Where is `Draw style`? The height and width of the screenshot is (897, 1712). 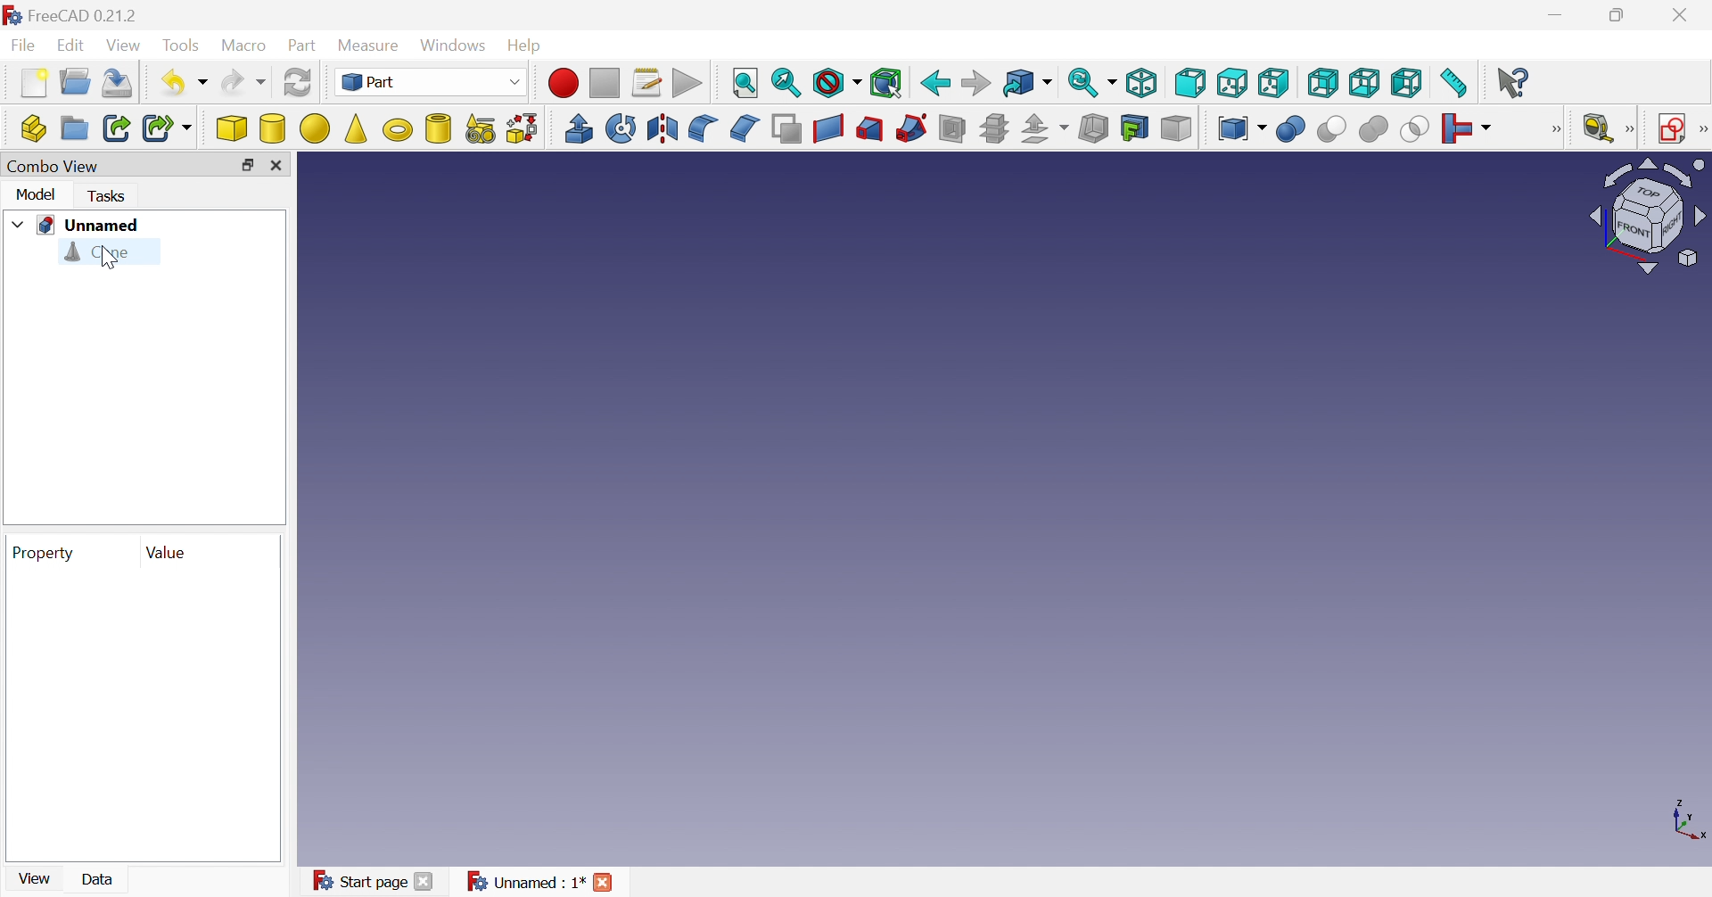 Draw style is located at coordinates (837, 83).